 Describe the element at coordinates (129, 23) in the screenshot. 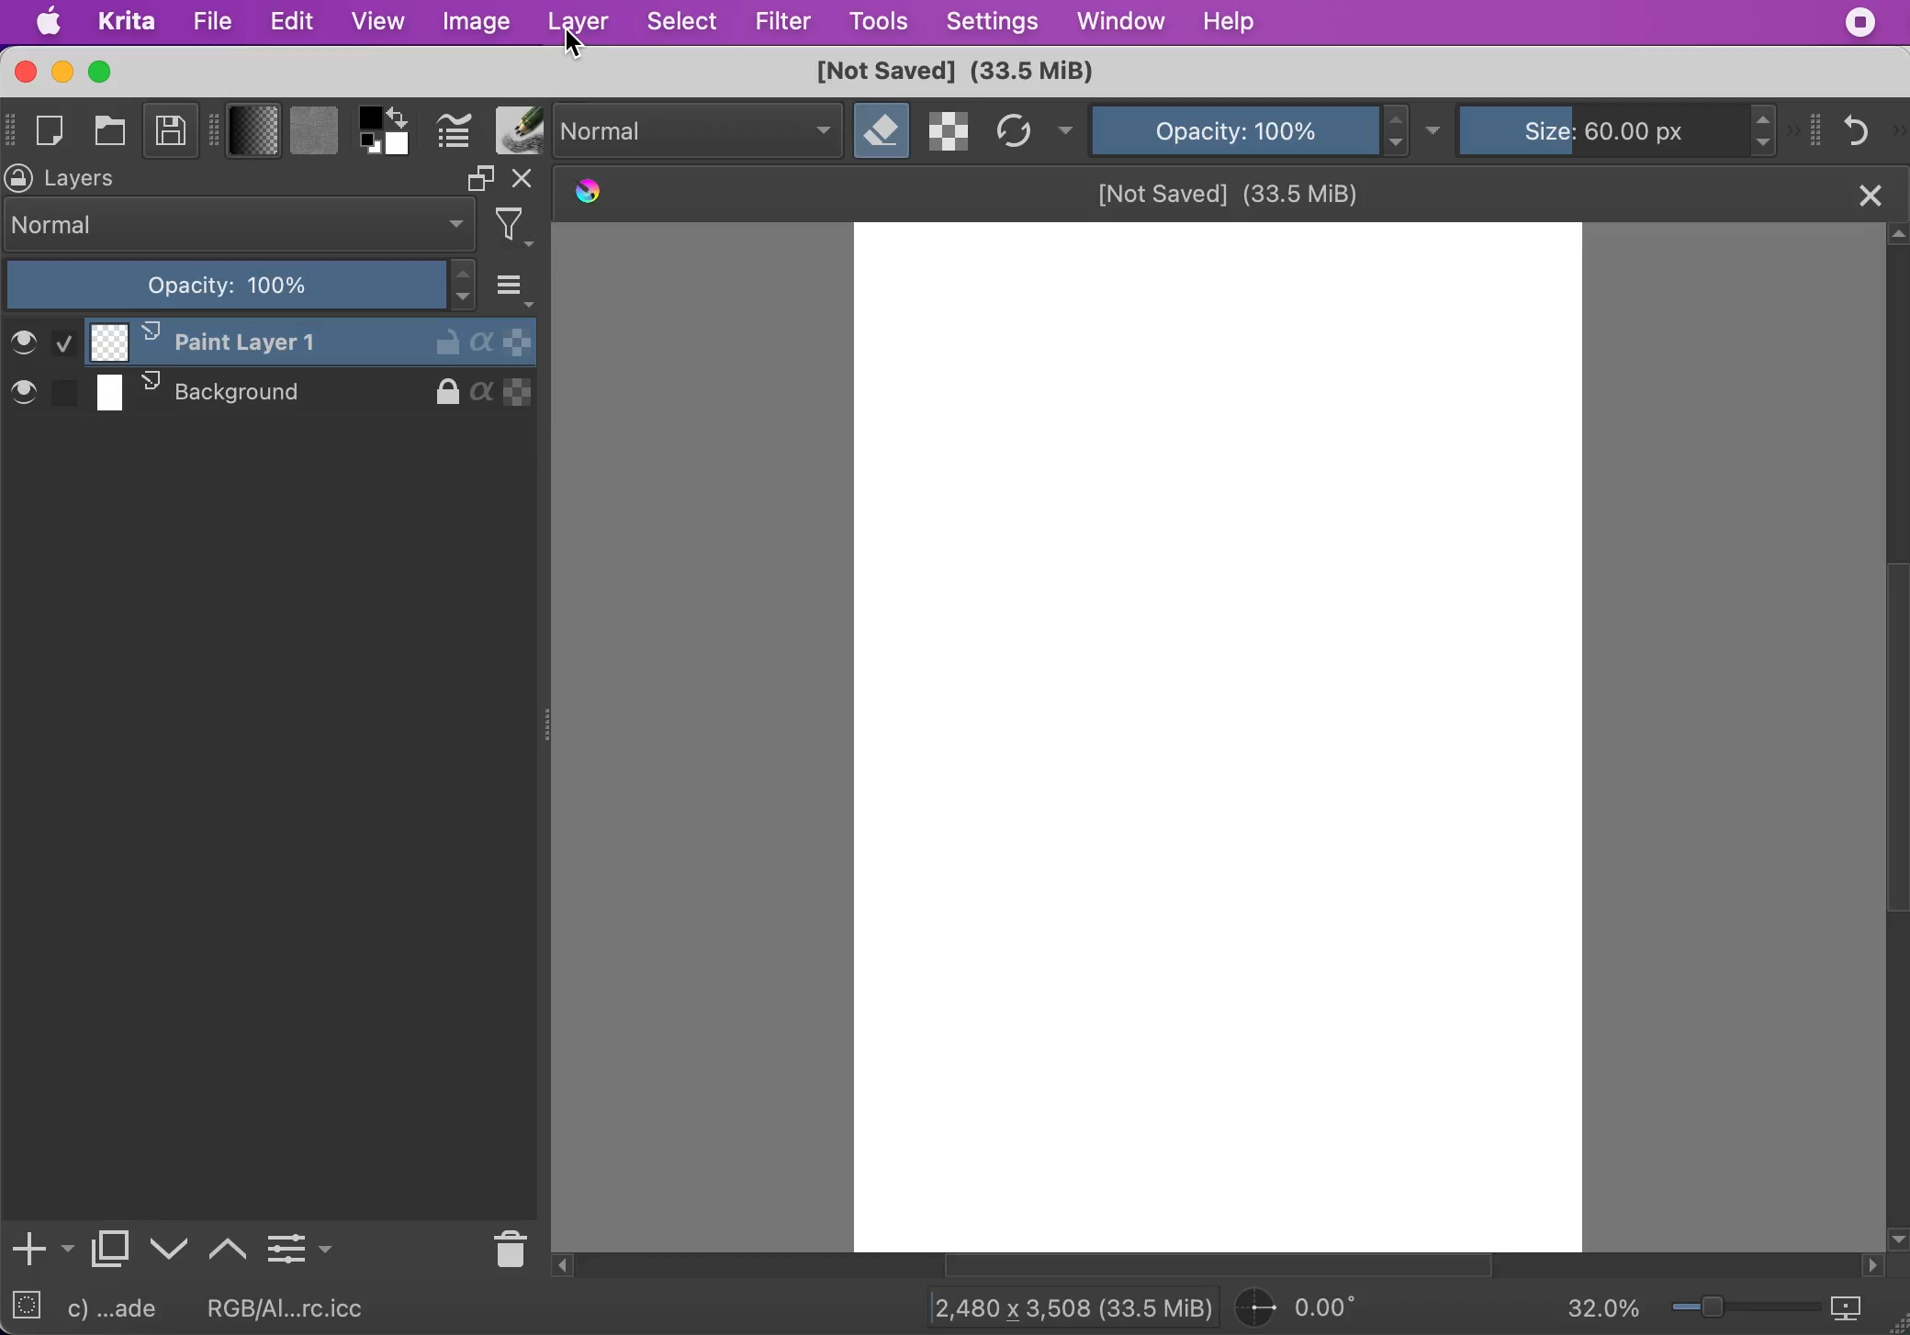

I see `krita` at that location.